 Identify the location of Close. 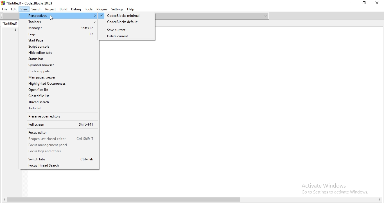
(376, 4).